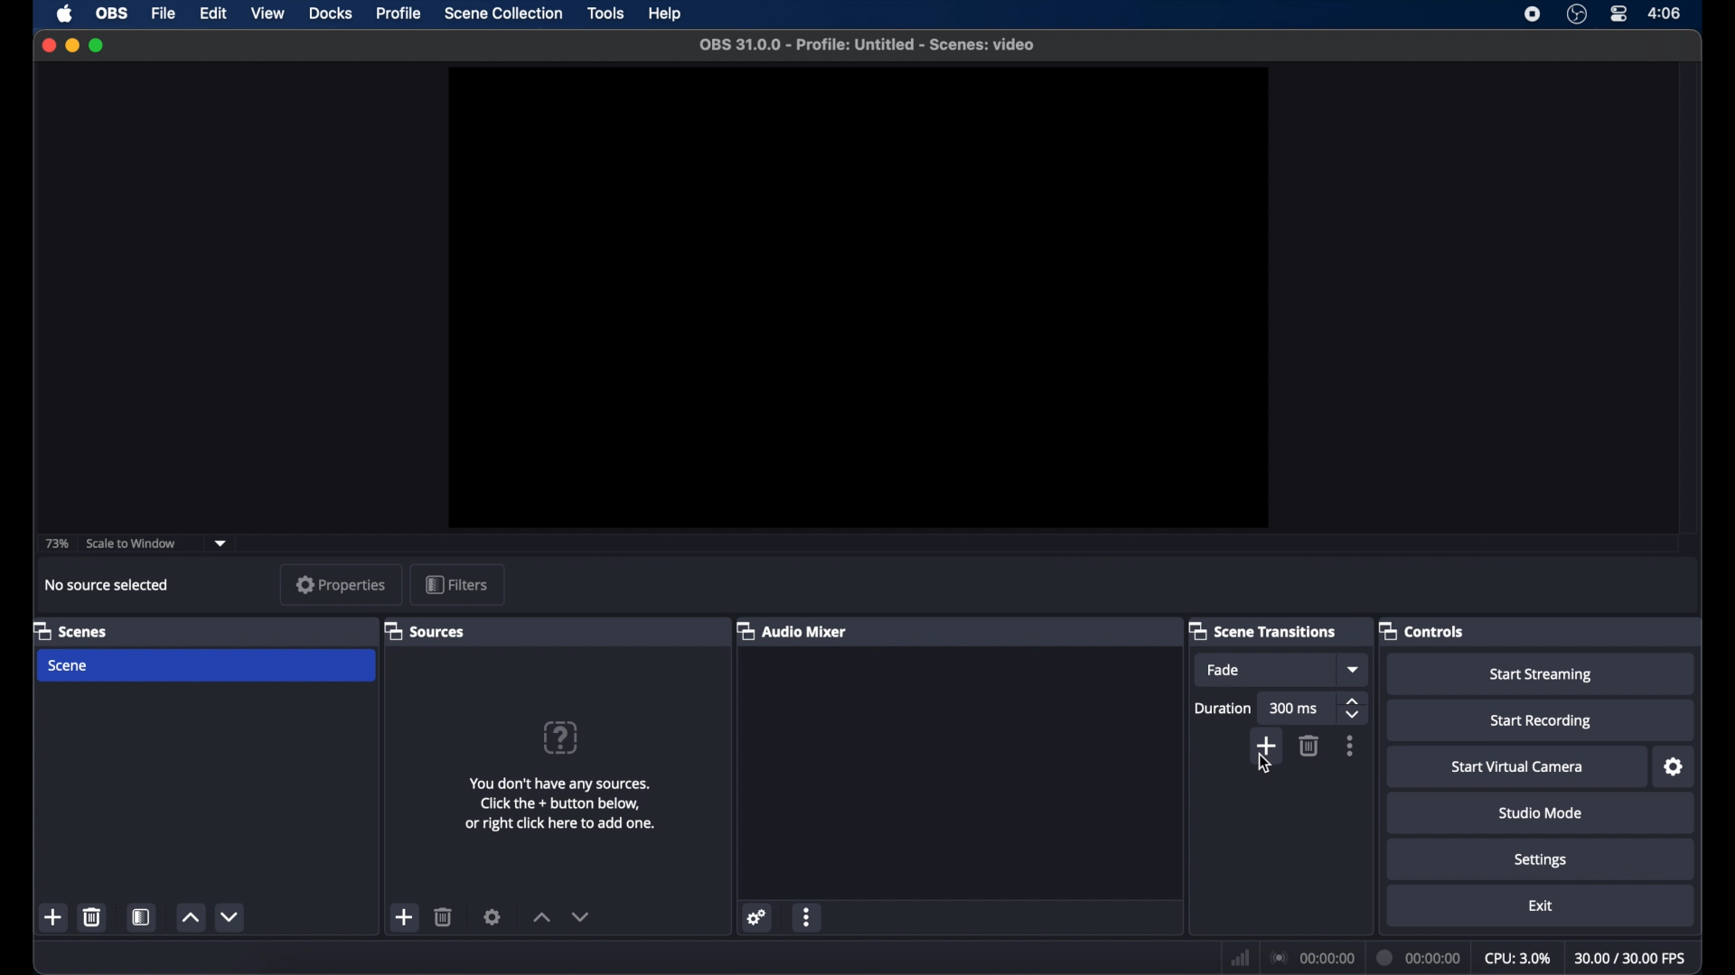 The width and height of the screenshot is (1735, 975). I want to click on filters, so click(455, 583).